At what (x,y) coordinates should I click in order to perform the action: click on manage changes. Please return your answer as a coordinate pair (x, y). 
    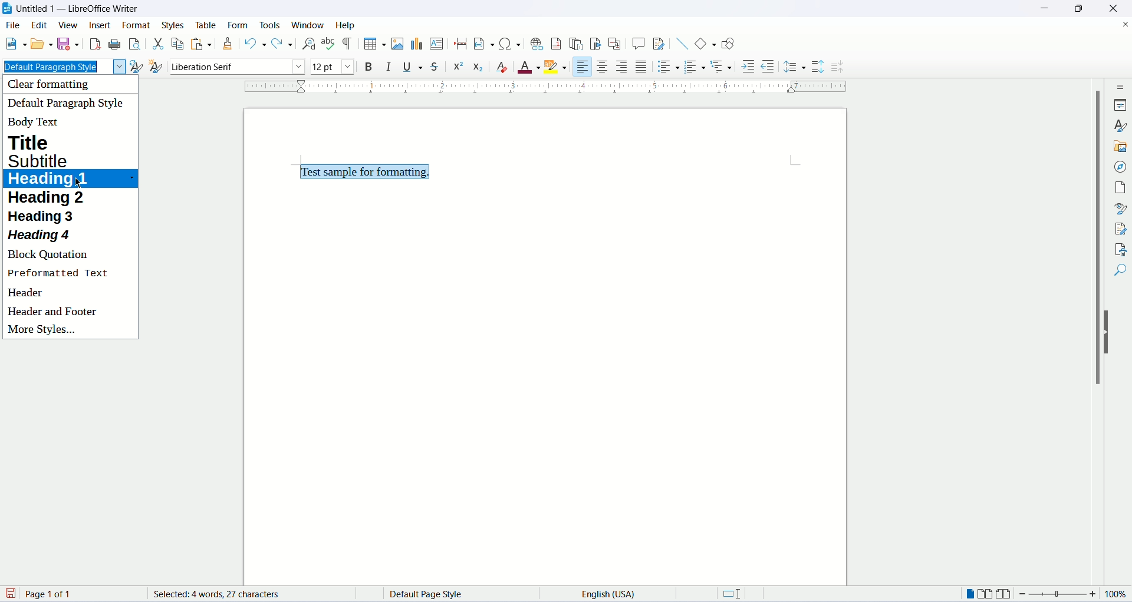
    Looking at the image, I should click on (1120, 229).